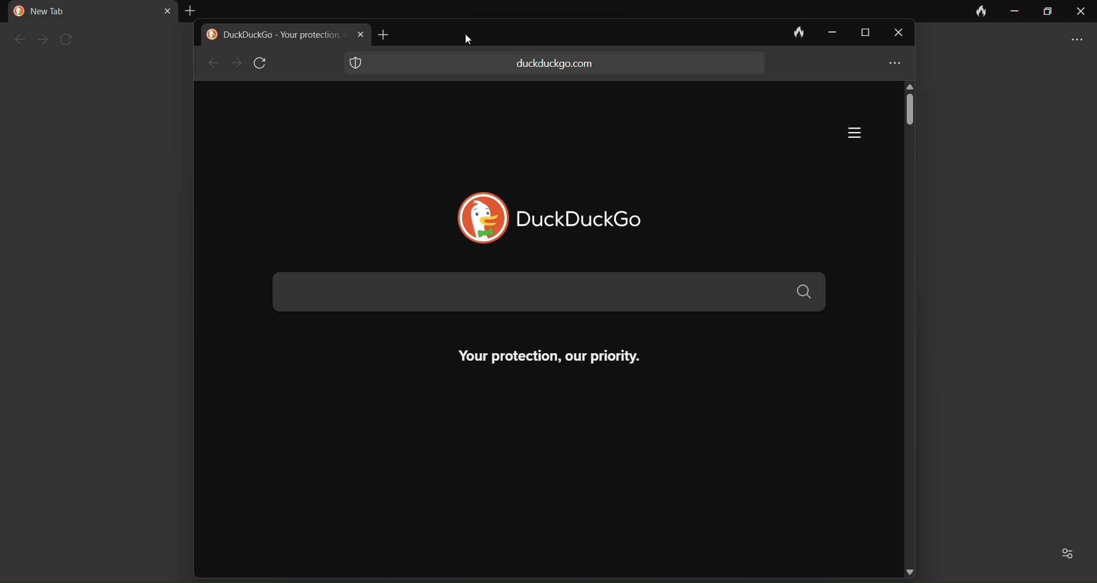  I want to click on DuckDuckGo, so click(602, 218).